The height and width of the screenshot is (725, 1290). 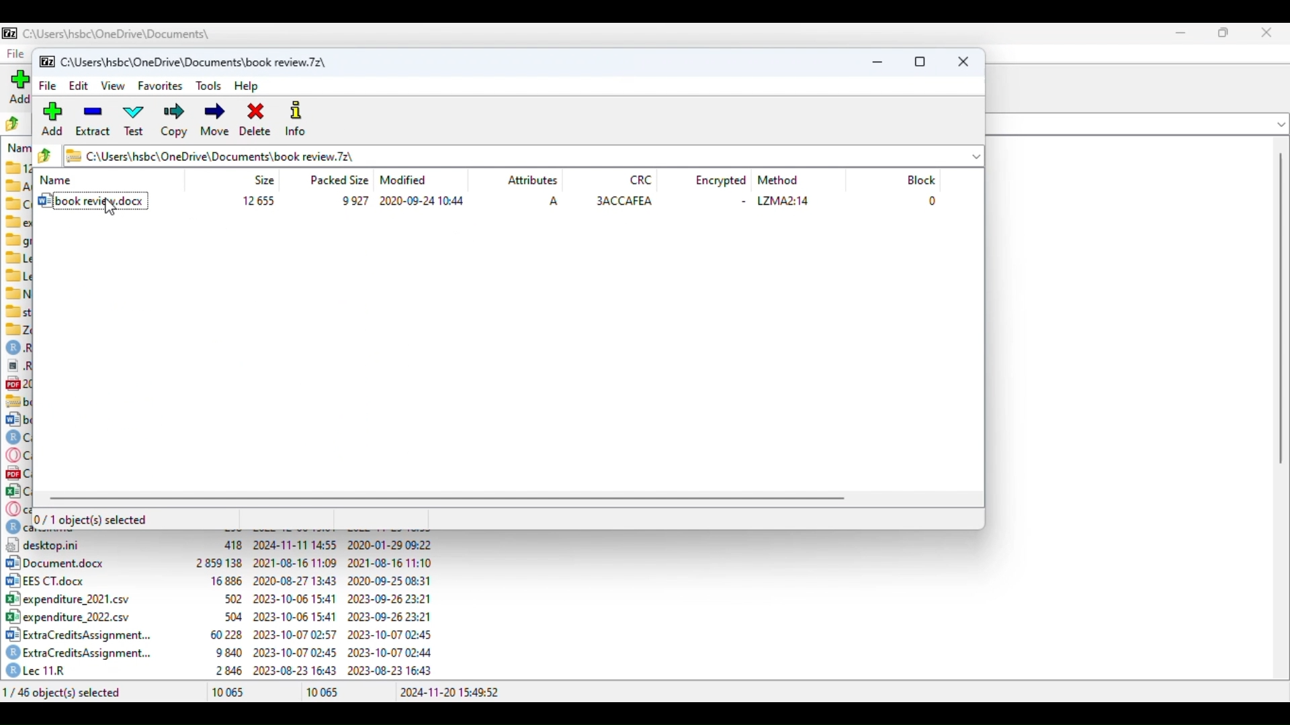 What do you see at coordinates (220, 562) in the screenshot?
I see `[2] Document.docx 2859138 2021-08-16 11:09
— reueEa E Hpe0` at bounding box center [220, 562].